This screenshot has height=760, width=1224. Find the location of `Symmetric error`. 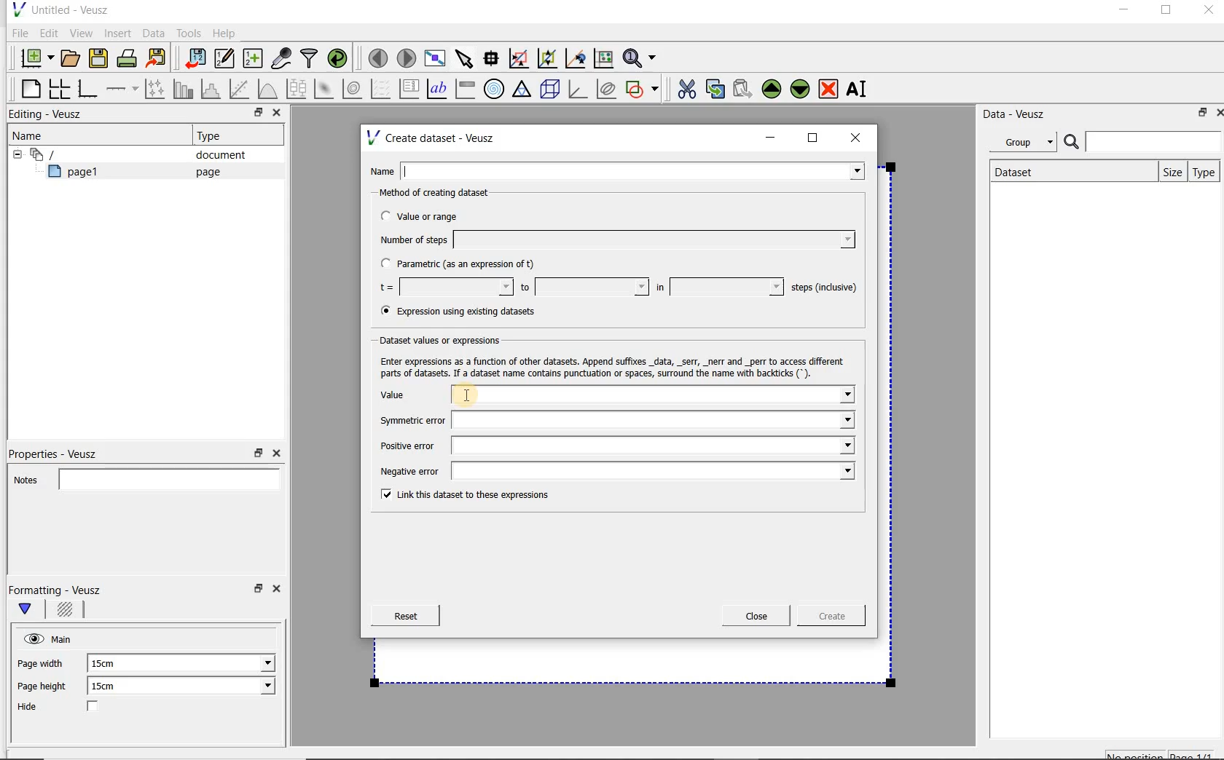

Symmetric error is located at coordinates (612, 420).